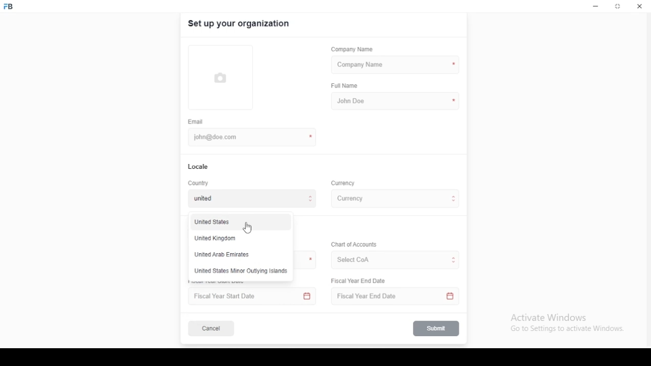 Image resolution: width=651 pixels, height=366 pixels. I want to click on Fiscal Year Start Date, so click(252, 296).